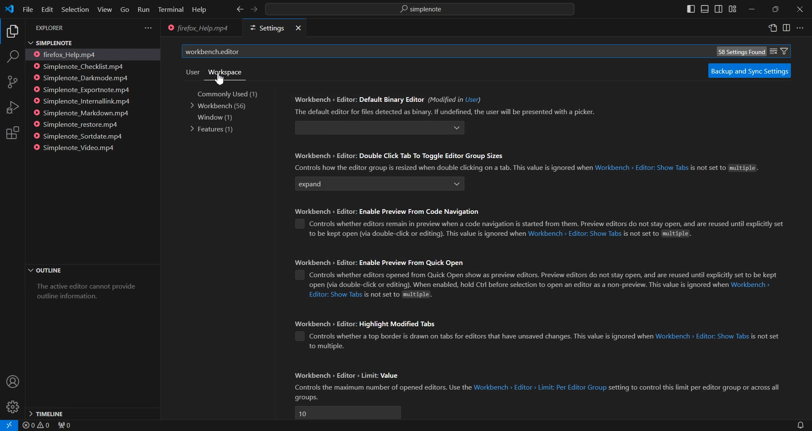 The height and width of the screenshot is (431, 812). Describe the element at coordinates (84, 42) in the screenshot. I see `Simplenote  Files` at that location.